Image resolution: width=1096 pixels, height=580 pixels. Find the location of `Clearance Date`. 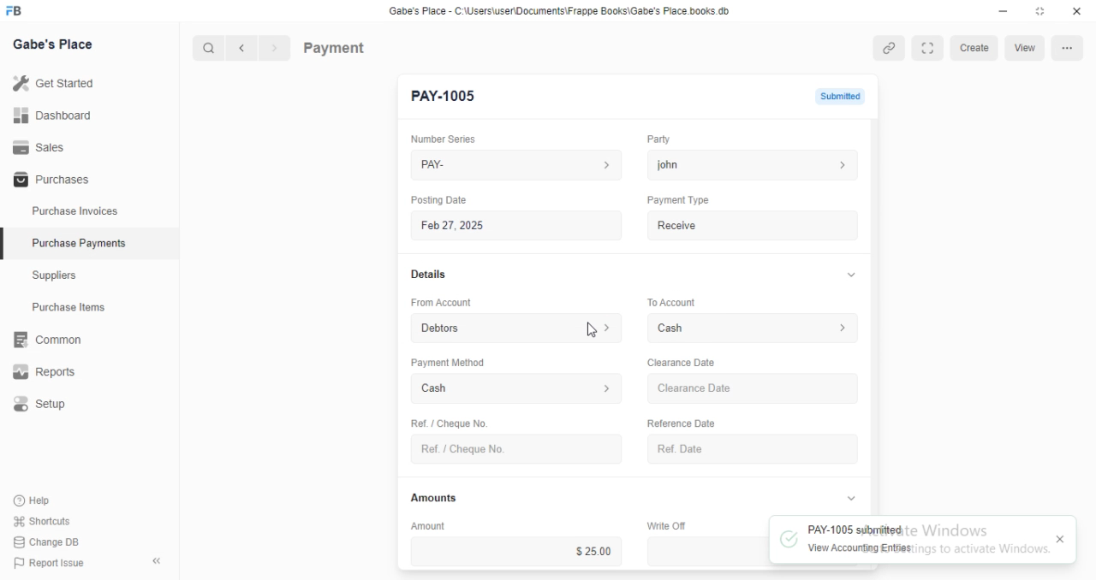

Clearance Date is located at coordinates (680, 363).